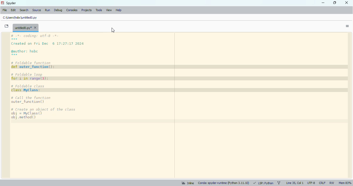 Image resolution: width=353 pixels, height=186 pixels. Describe the element at coordinates (6, 26) in the screenshot. I see `browse tabs` at that location.